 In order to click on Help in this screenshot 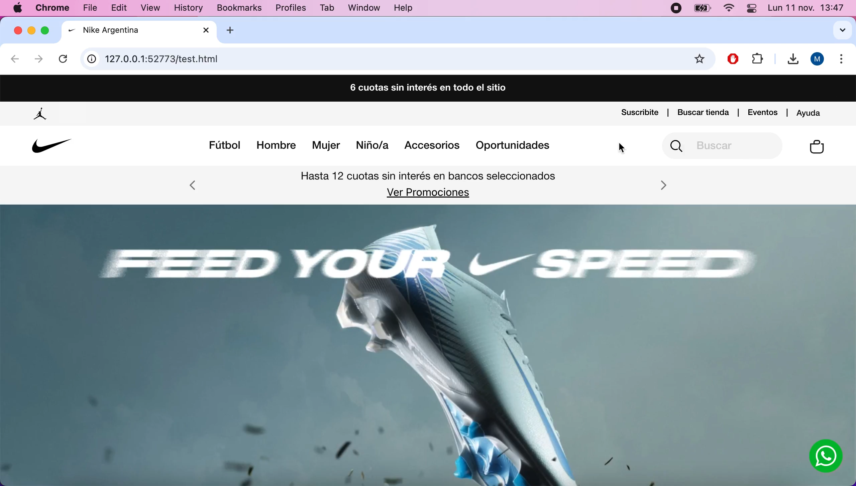, I will do `click(404, 9)`.